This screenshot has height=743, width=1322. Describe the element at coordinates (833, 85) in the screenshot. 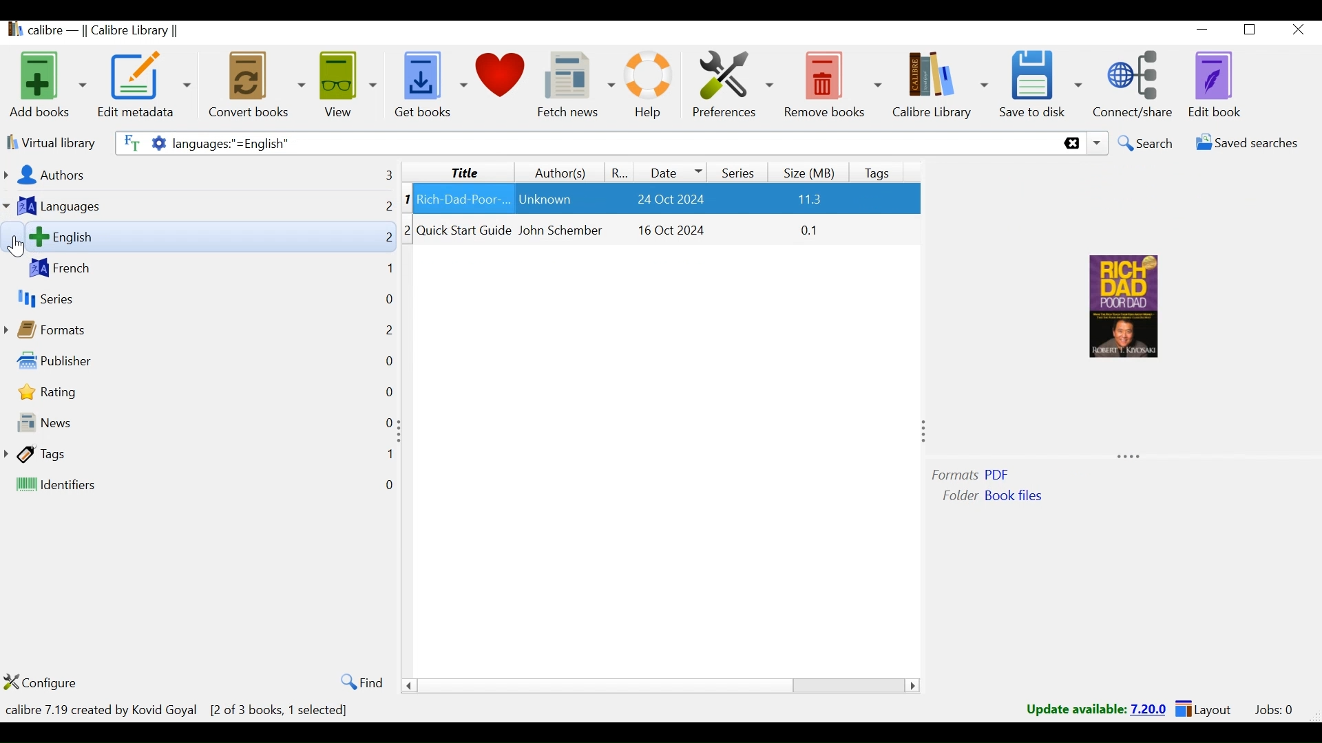

I see `Remove books` at that location.